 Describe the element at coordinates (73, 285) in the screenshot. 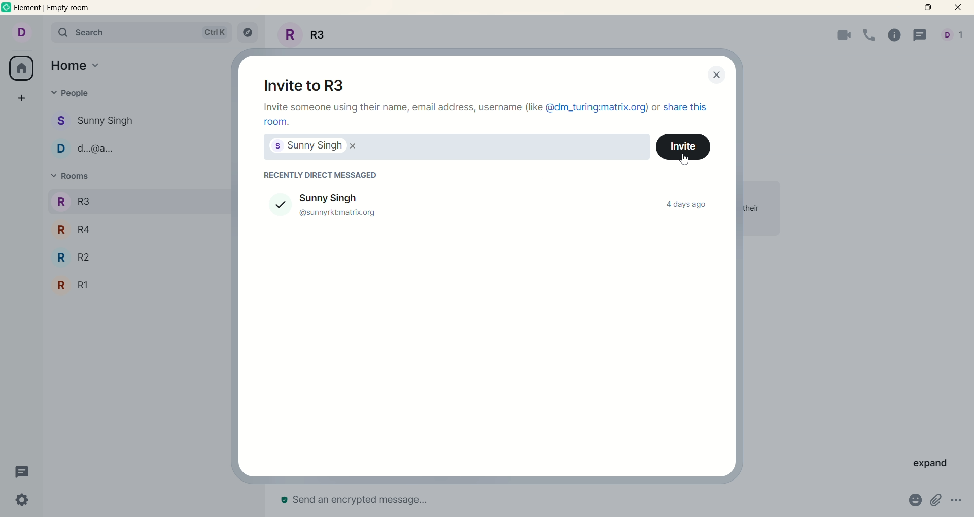

I see `R R1` at that location.